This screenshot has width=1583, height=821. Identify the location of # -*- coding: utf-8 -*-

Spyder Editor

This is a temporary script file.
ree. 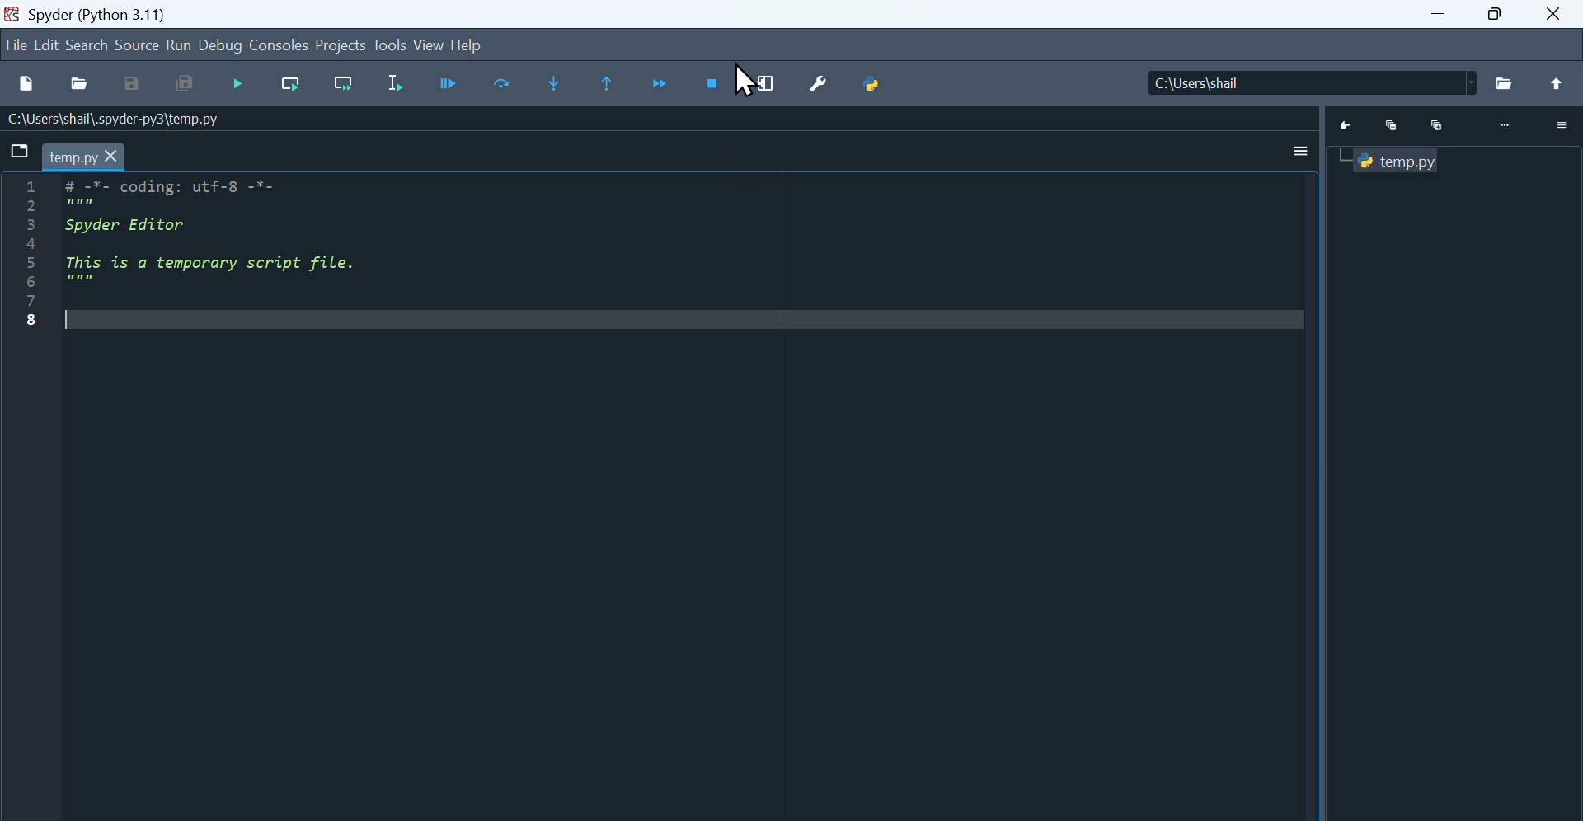
(234, 255).